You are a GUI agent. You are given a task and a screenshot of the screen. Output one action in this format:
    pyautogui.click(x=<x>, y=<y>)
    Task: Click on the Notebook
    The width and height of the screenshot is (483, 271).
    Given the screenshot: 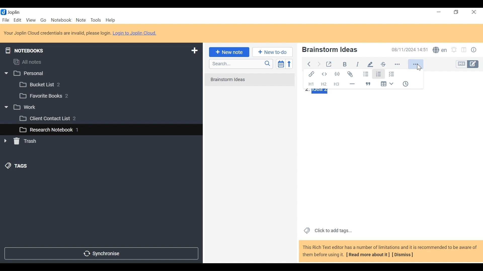 What is the action you would take?
    pyautogui.click(x=62, y=20)
    